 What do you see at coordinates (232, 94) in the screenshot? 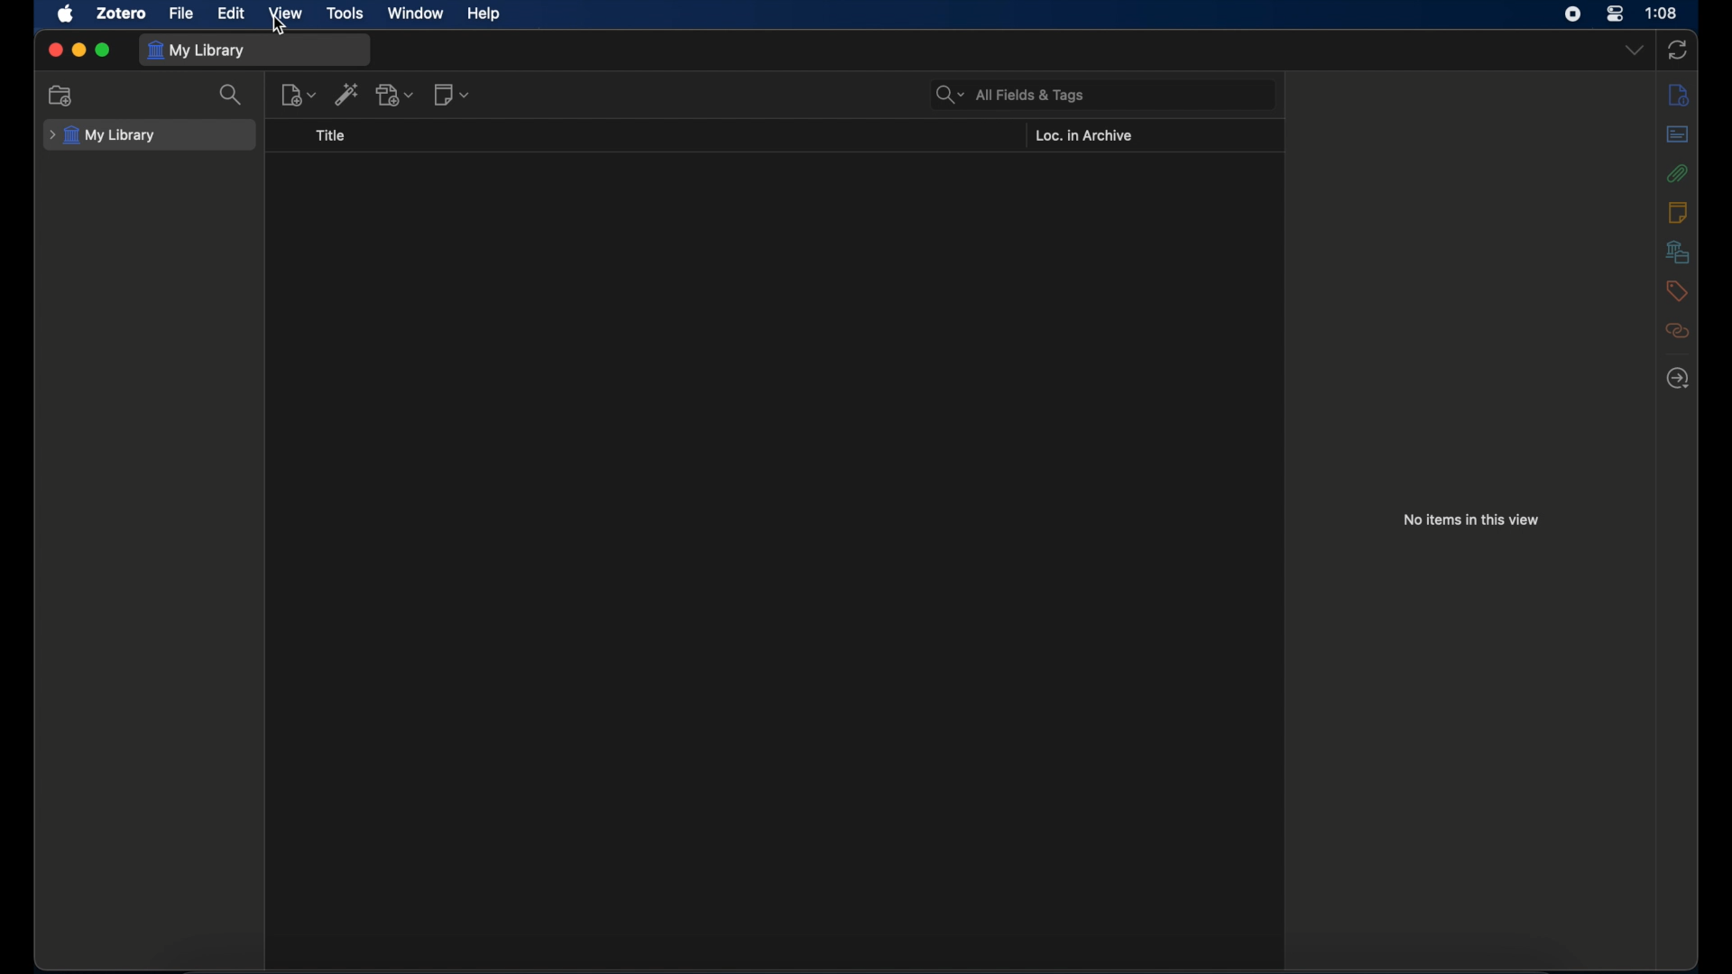
I see `search` at bounding box center [232, 94].